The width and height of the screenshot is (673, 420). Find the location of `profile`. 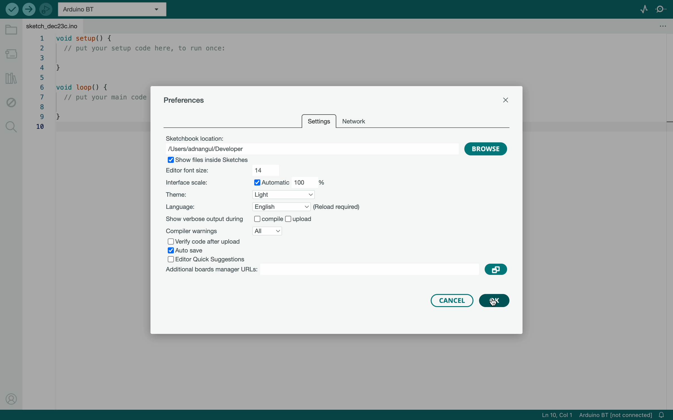

profile is located at coordinates (13, 399).